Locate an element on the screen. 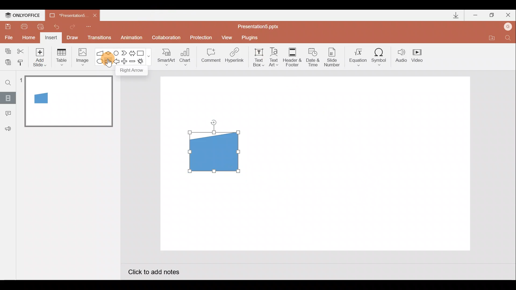  File is located at coordinates (8, 36).